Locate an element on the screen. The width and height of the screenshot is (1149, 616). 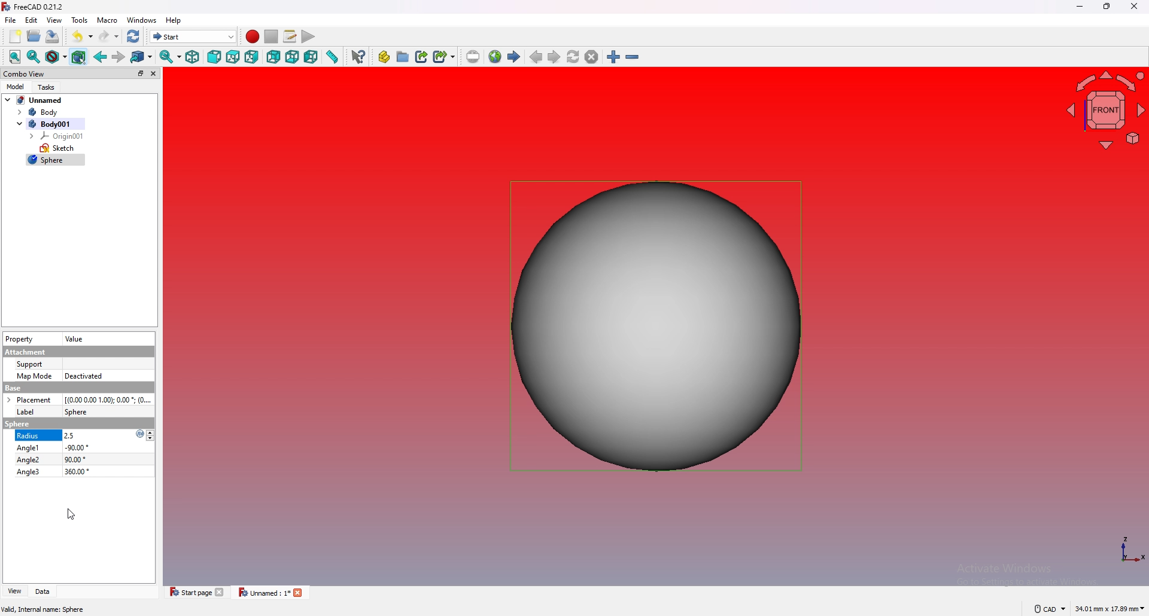
value is located at coordinates (77, 339).